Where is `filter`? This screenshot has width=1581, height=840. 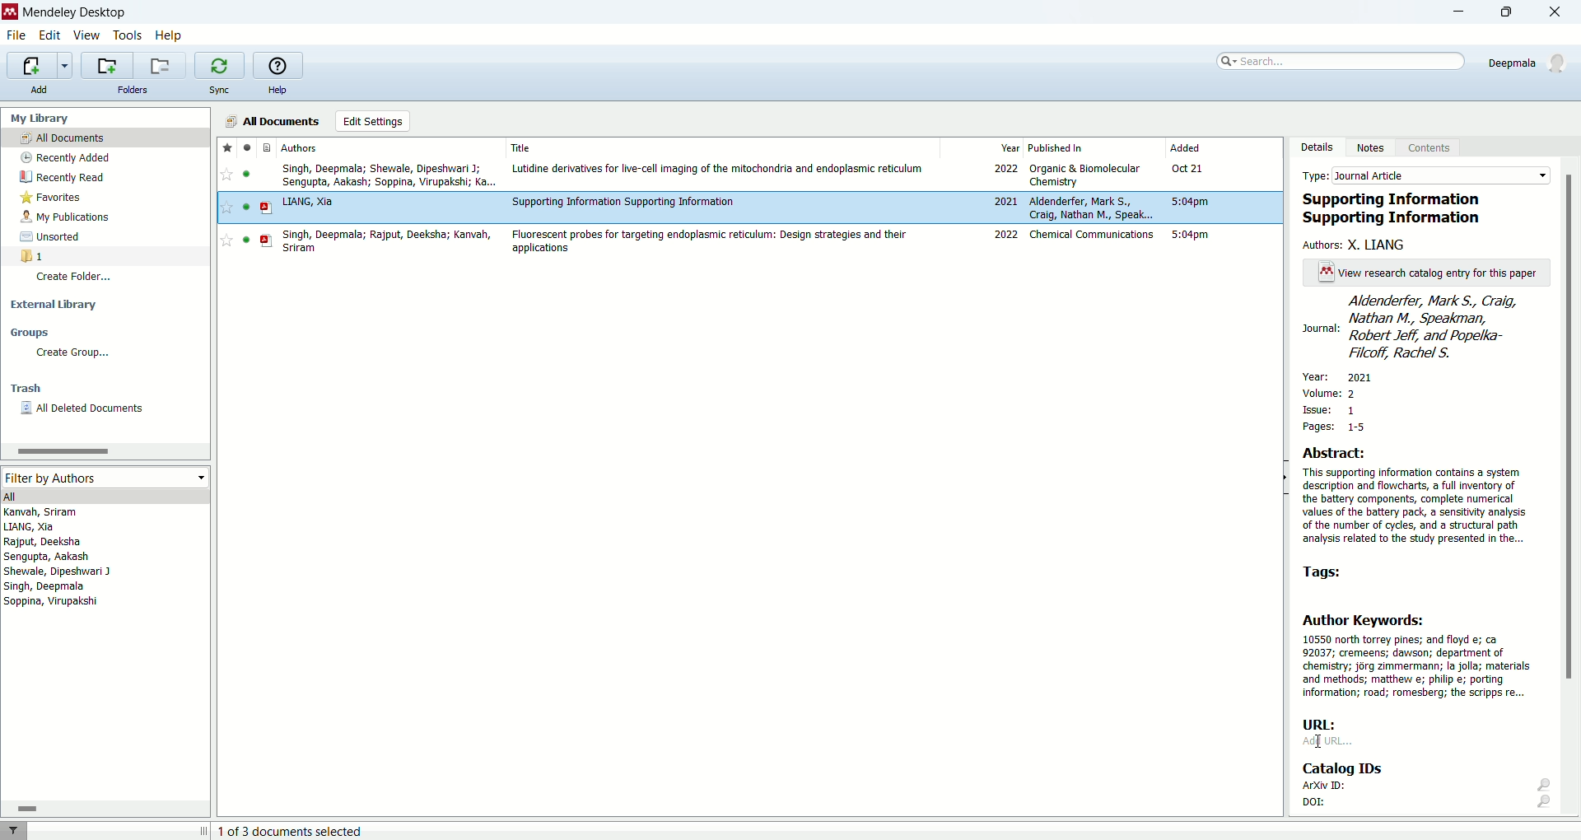
filter is located at coordinates (14, 830).